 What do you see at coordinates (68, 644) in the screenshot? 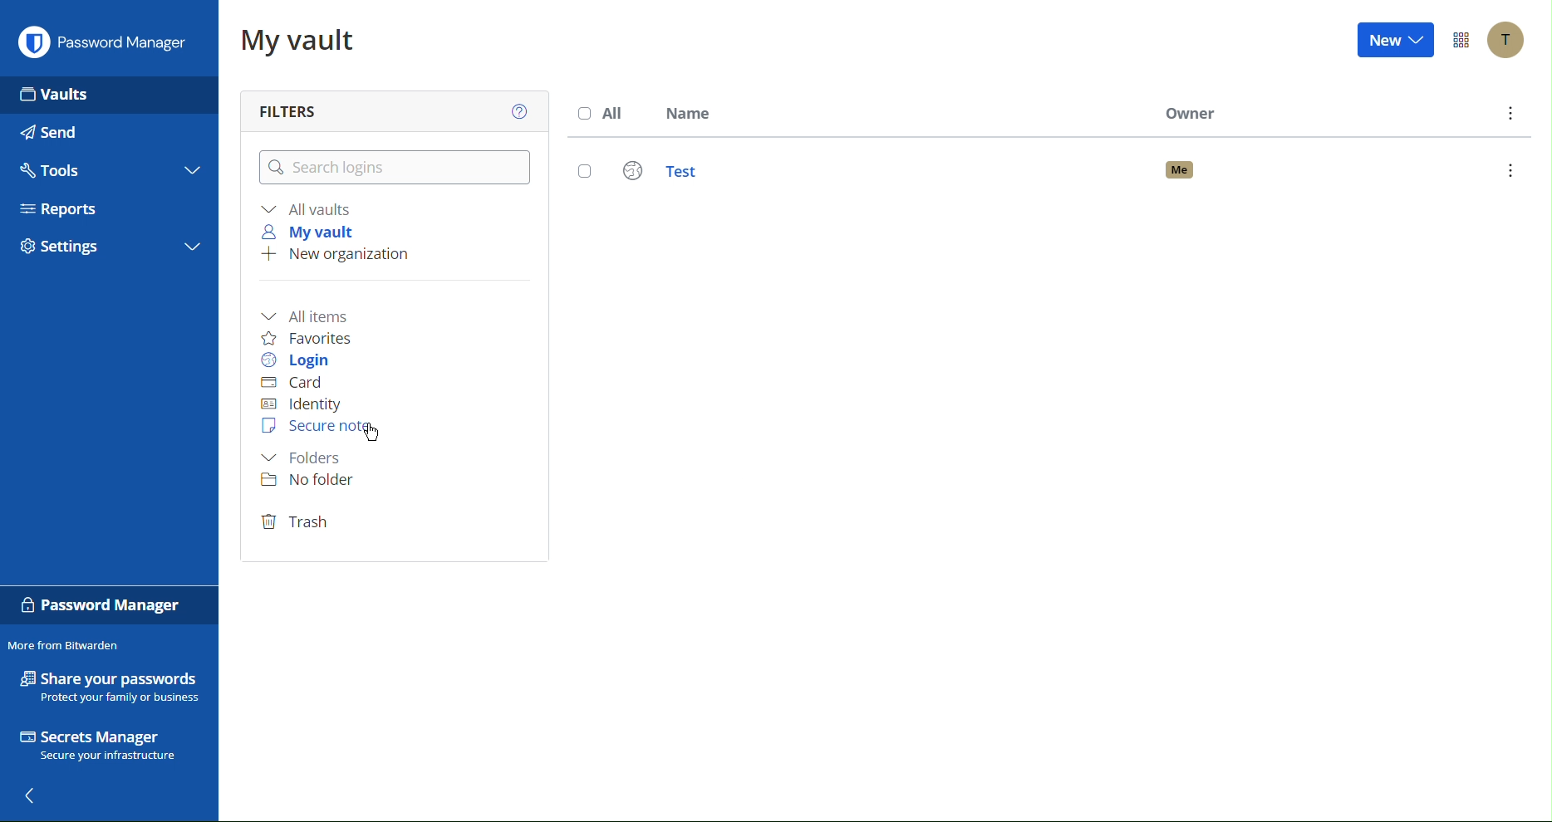
I see `More from Bitwarden` at bounding box center [68, 644].